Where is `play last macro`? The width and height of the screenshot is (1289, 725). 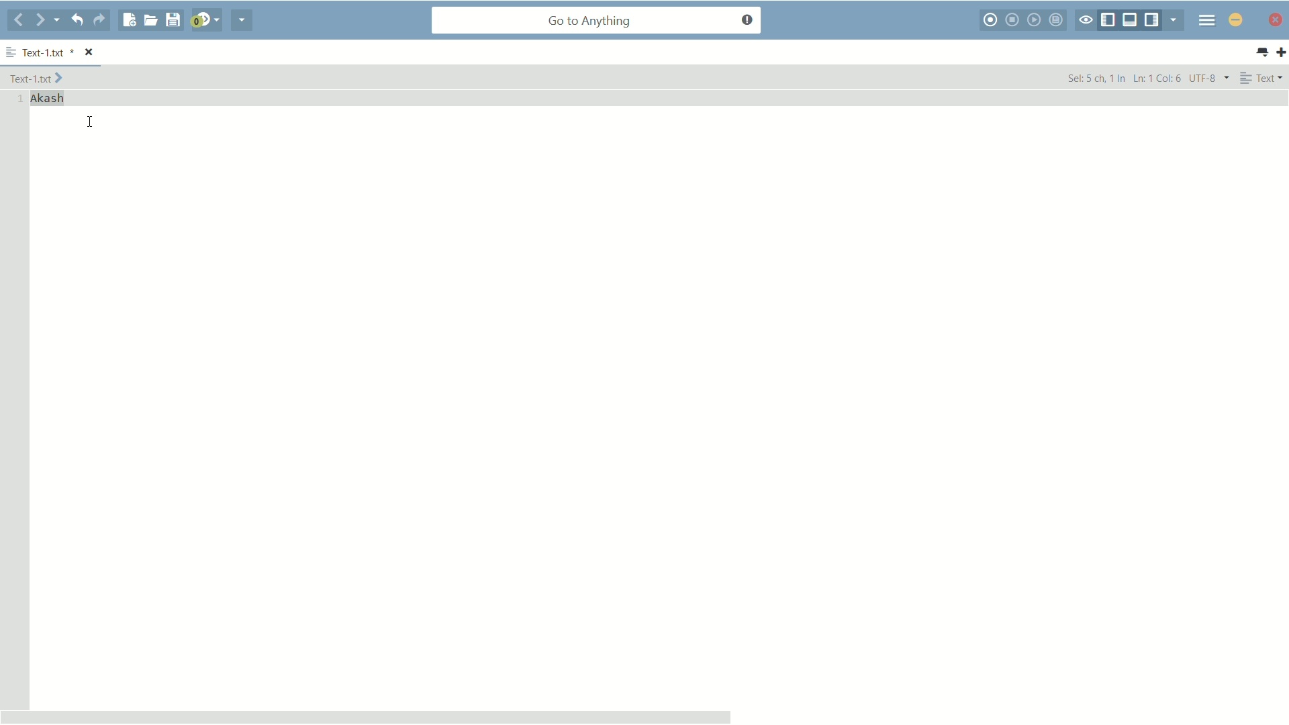 play last macro is located at coordinates (1036, 19).